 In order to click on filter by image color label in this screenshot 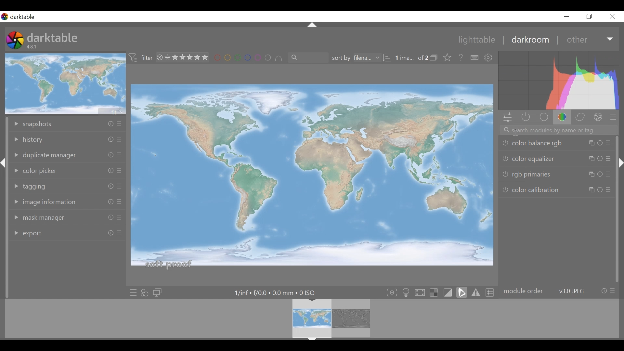, I will do `click(248, 57)`.